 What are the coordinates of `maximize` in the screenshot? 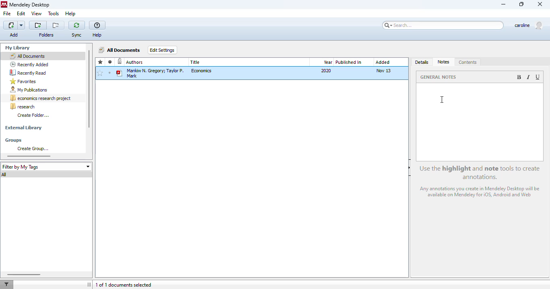 It's located at (522, 4).